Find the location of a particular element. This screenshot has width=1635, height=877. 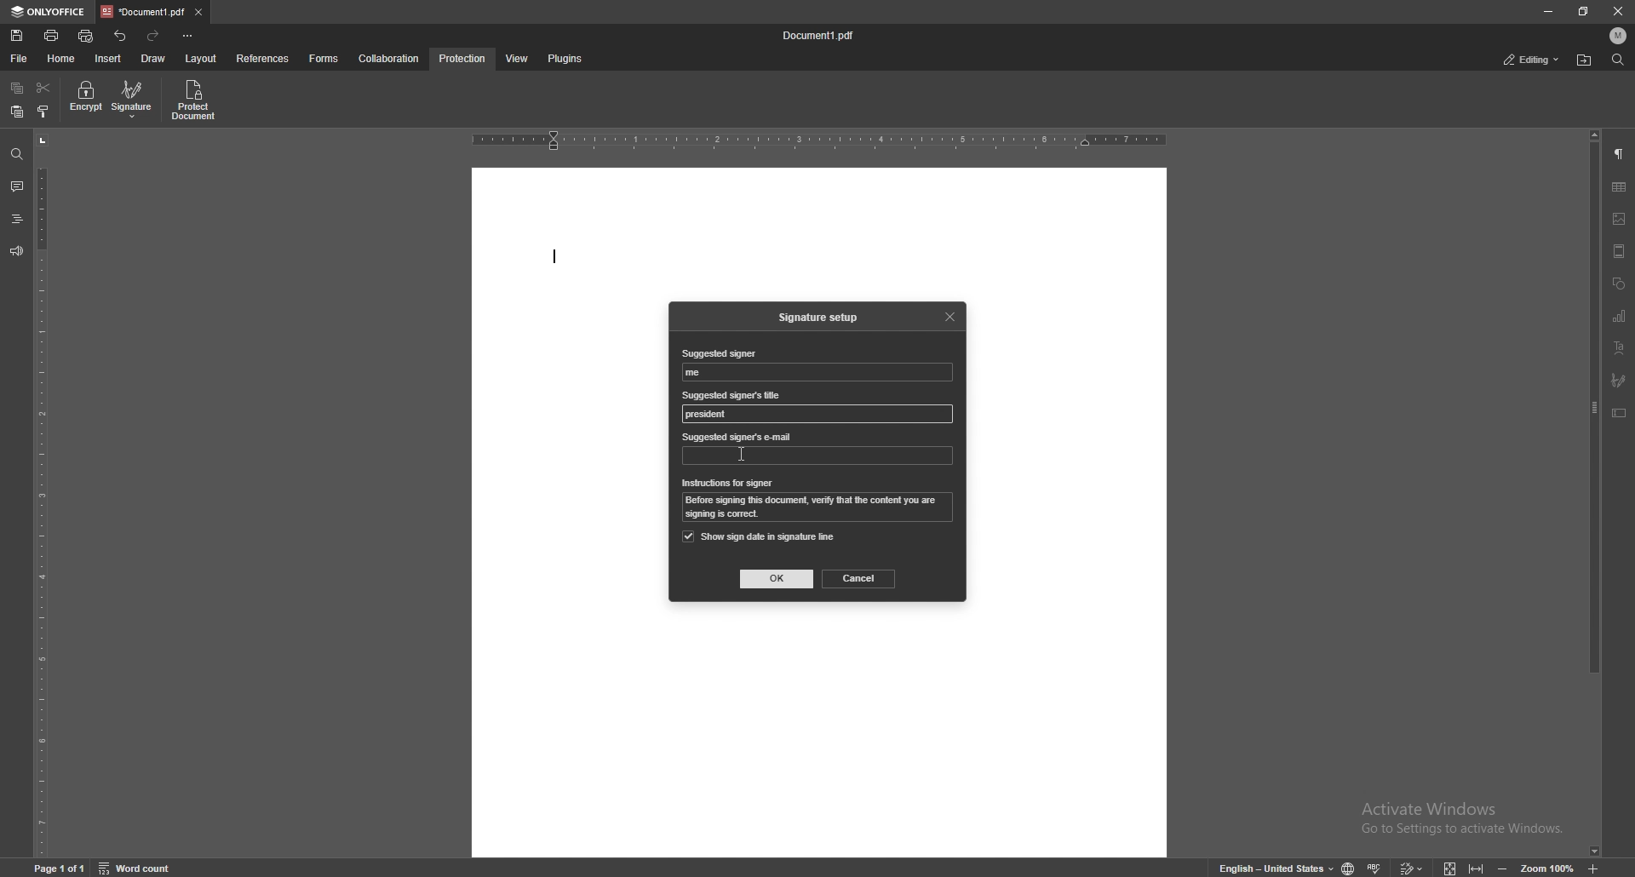

image is located at coordinates (1620, 219).